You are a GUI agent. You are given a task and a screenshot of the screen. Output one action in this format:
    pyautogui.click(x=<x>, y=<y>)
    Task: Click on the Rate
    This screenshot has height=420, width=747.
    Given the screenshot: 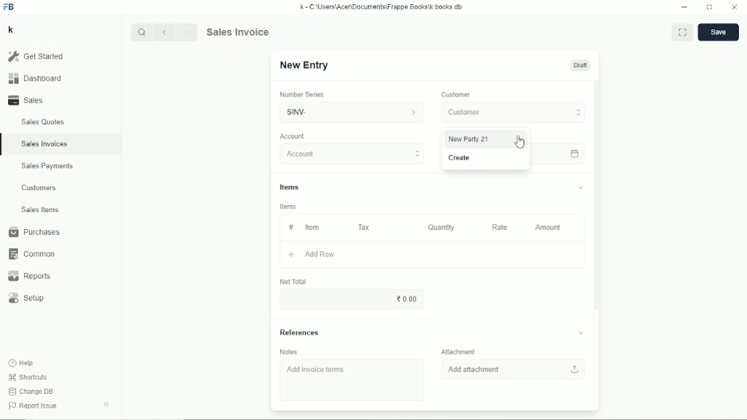 What is the action you would take?
    pyautogui.click(x=499, y=227)
    